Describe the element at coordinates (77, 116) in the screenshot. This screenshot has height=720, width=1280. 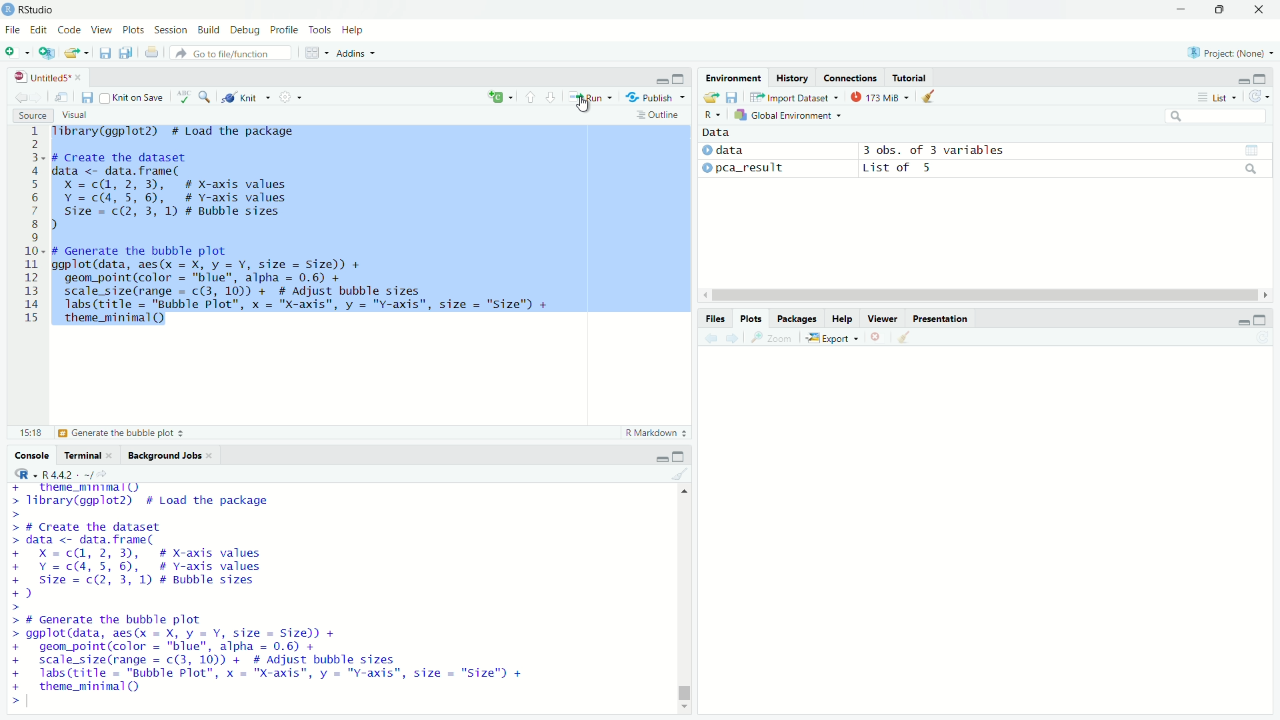
I see `visual` at that location.